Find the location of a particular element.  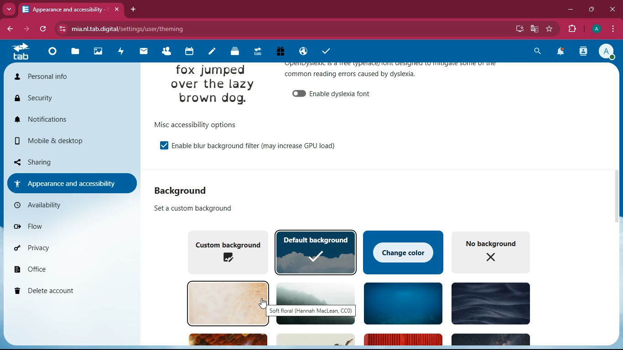

privacy is located at coordinates (67, 248).